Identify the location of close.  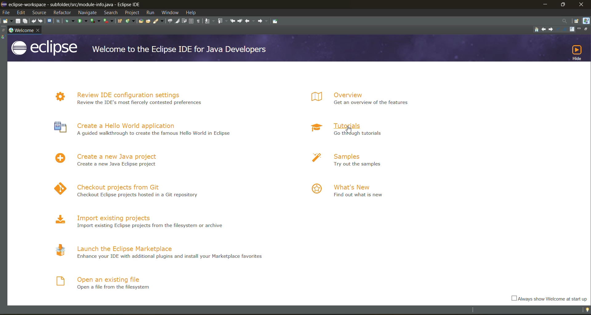
(582, 4).